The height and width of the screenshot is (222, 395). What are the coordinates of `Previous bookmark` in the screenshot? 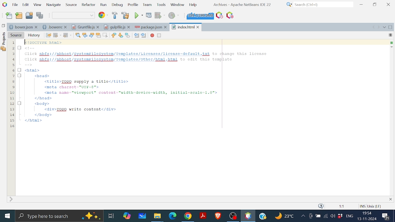 It's located at (114, 35).